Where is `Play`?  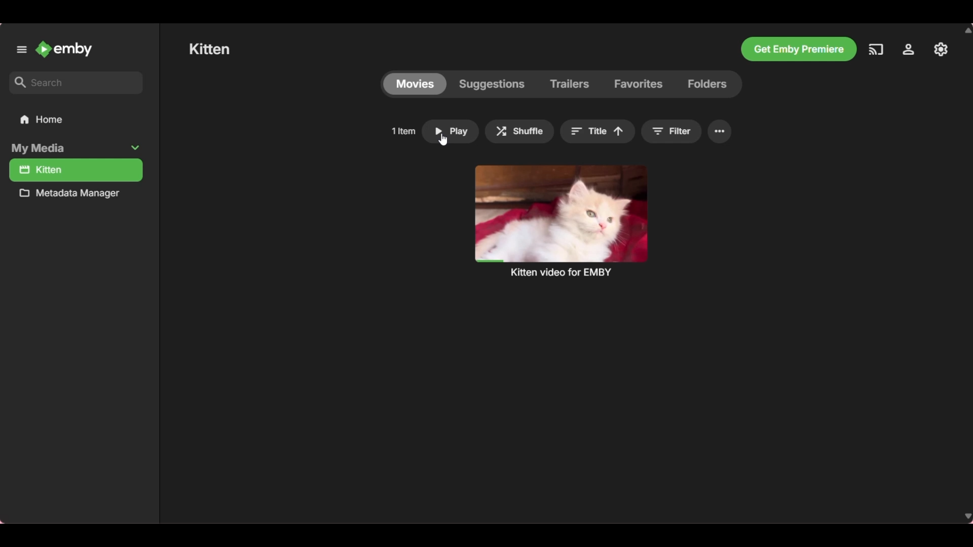 Play is located at coordinates (451, 132).